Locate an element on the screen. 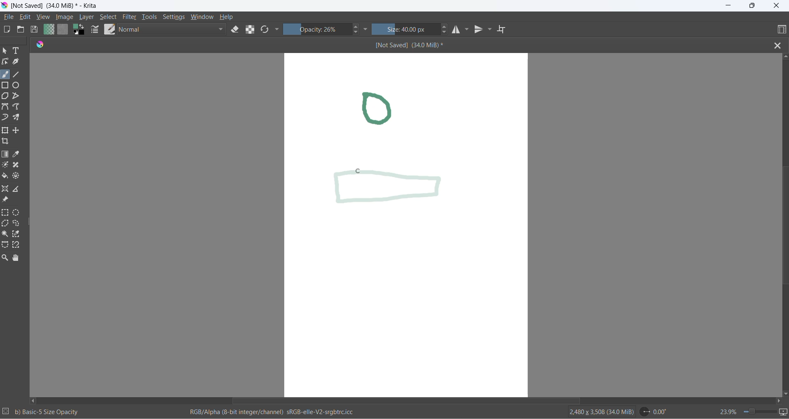 Image resolution: width=789 pixels, height=419 pixels. crop an image to an area is located at coordinates (8, 143).